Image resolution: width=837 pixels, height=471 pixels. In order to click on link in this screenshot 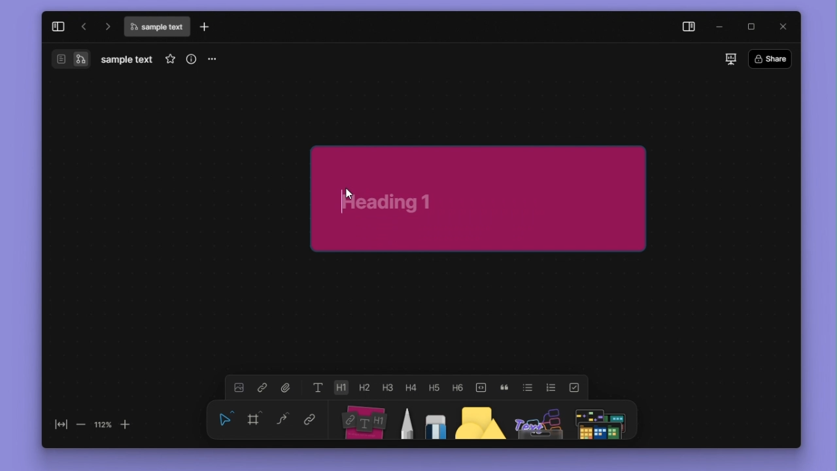, I will do `click(310, 418)`.